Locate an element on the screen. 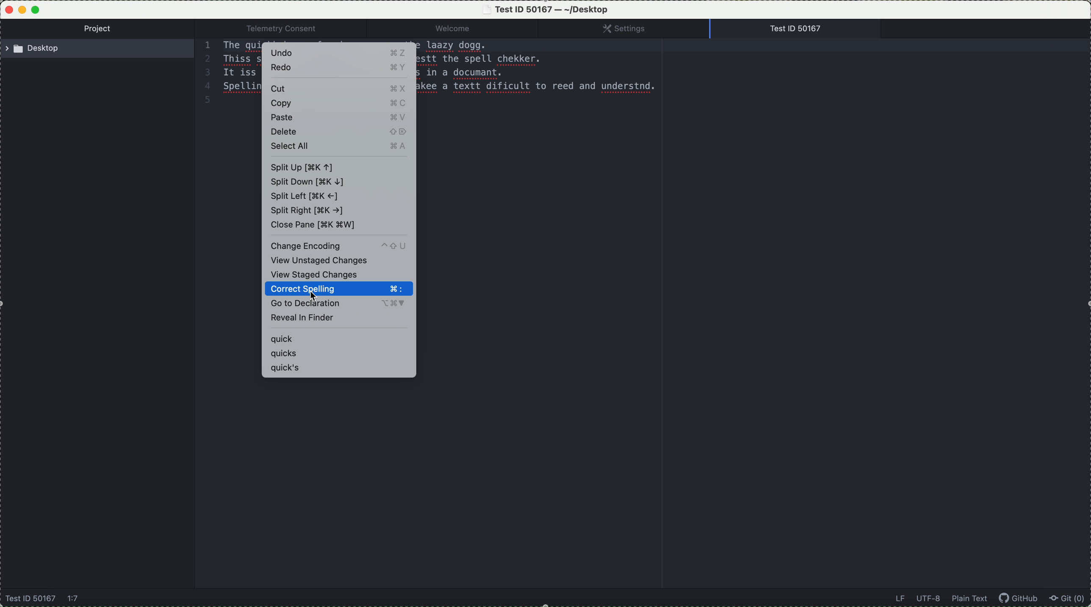 The width and height of the screenshot is (1091, 607). cursor is located at coordinates (315, 297).